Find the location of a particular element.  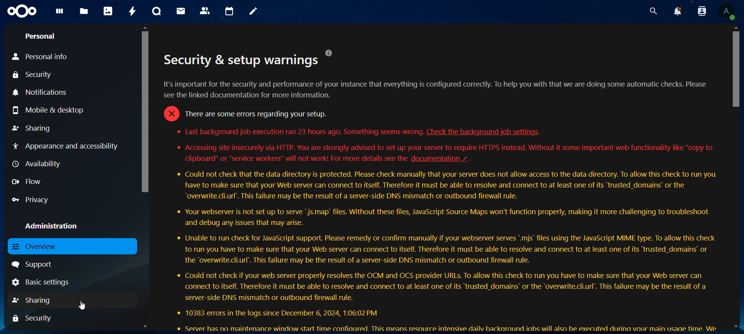

support is located at coordinates (36, 264).